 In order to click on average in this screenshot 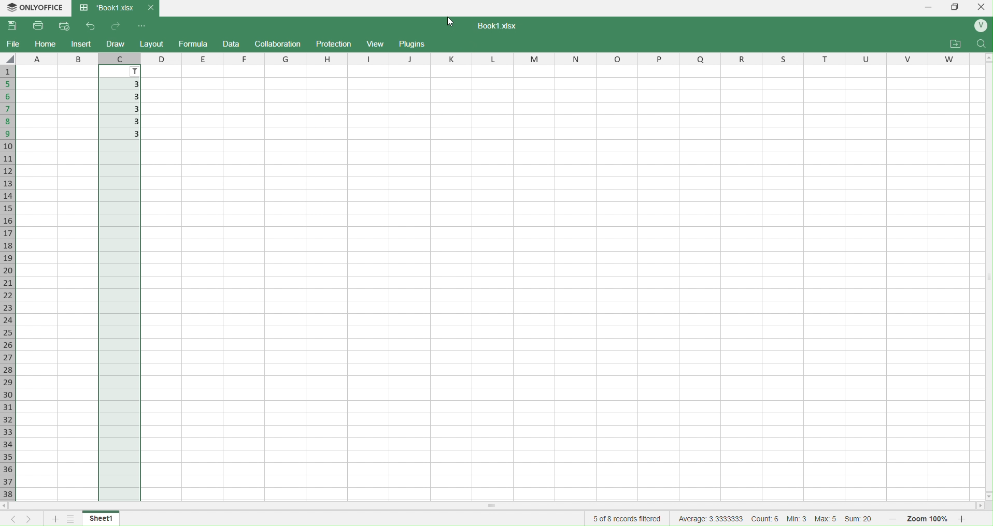, I will do `click(712, 518)`.